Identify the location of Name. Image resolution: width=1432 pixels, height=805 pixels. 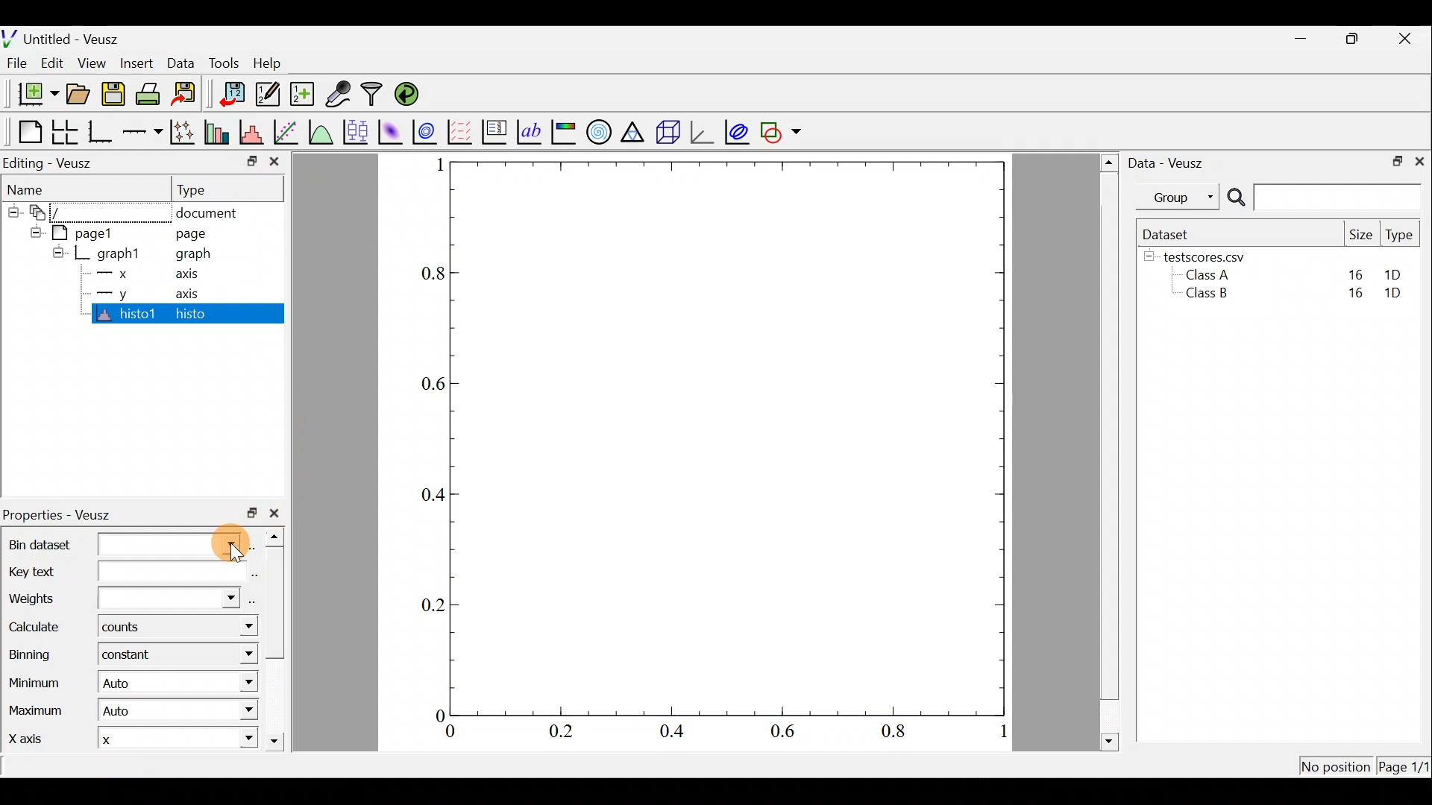
(45, 190).